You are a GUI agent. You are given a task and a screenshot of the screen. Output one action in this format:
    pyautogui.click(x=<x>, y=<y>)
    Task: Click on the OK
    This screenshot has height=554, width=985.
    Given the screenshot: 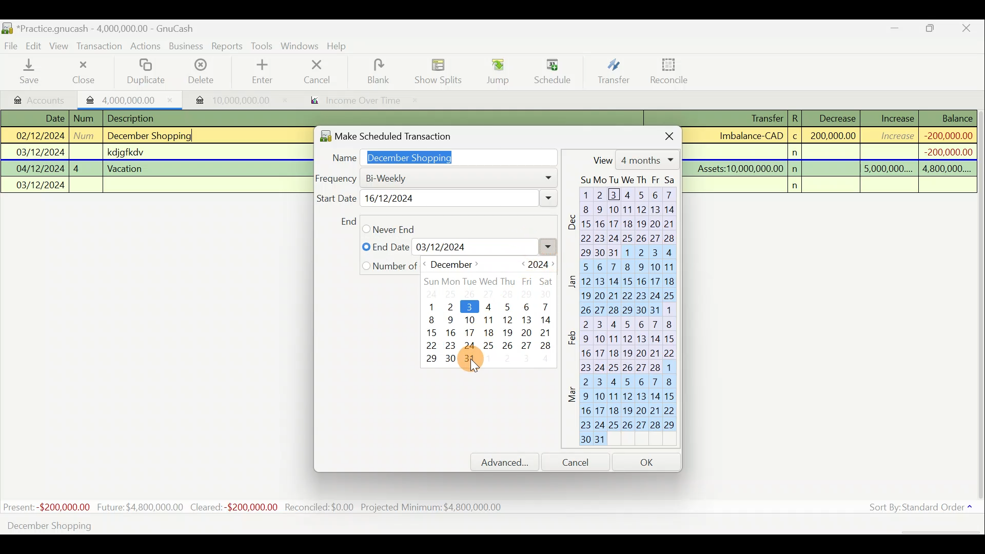 What is the action you would take?
    pyautogui.click(x=648, y=462)
    